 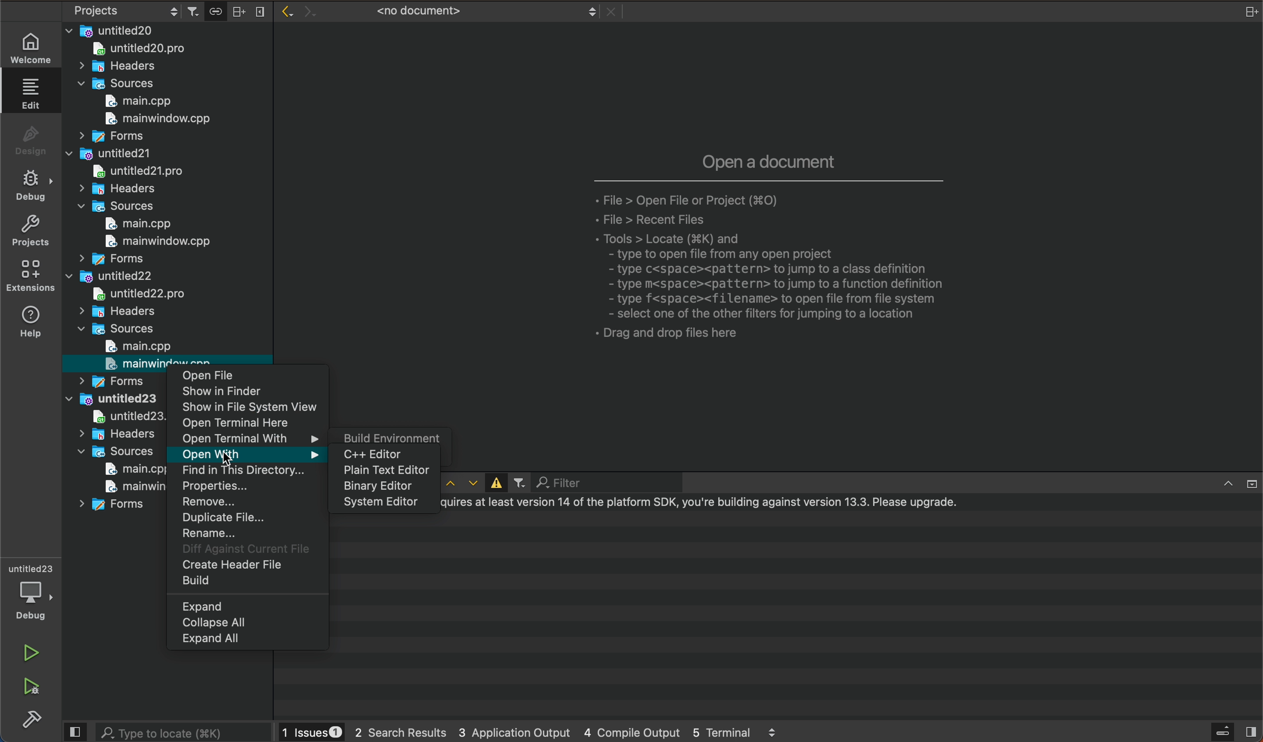 I want to click on cursor, so click(x=240, y=455).